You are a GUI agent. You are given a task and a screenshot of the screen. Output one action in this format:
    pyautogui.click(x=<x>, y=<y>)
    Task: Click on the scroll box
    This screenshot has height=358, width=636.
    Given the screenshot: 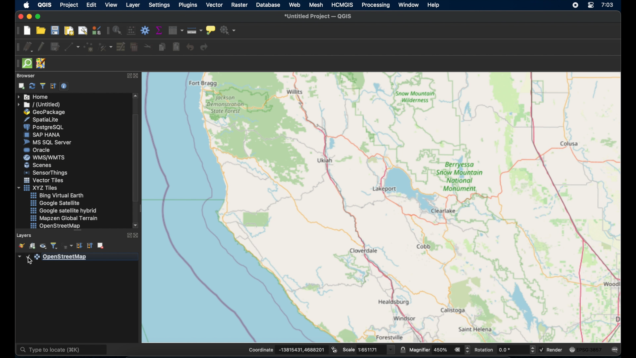 What is the action you would take?
    pyautogui.click(x=137, y=159)
    